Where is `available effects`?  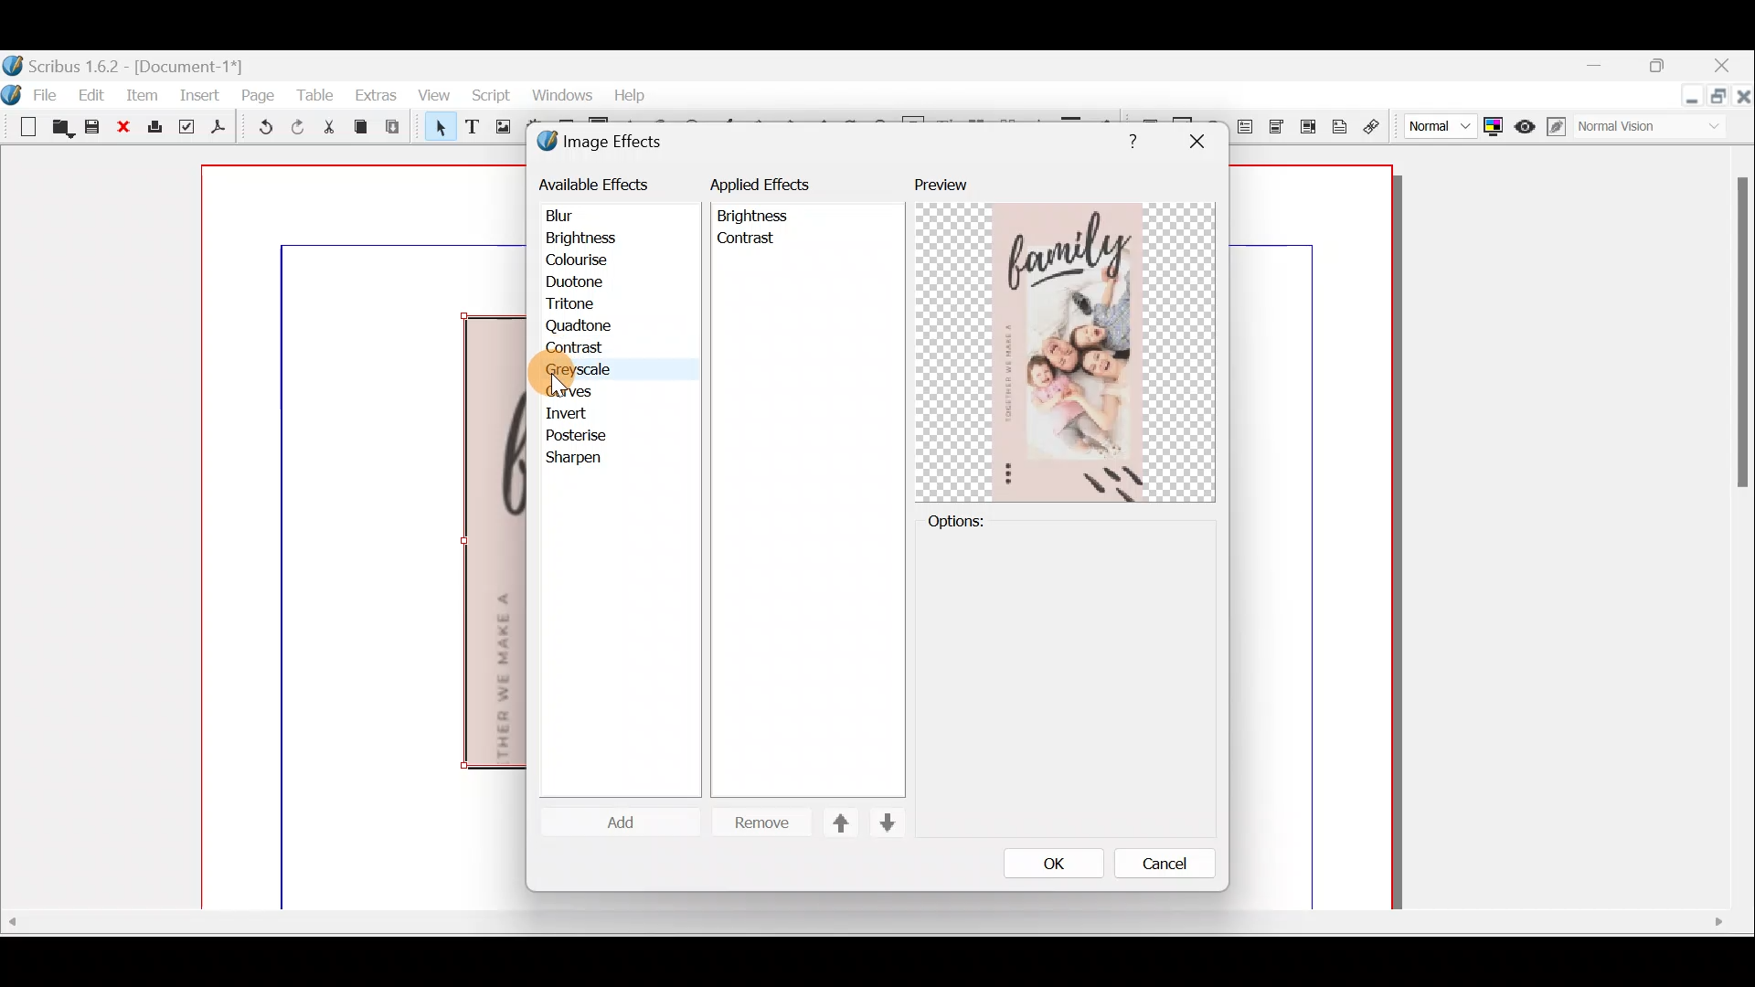 available effects is located at coordinates (596, 185).